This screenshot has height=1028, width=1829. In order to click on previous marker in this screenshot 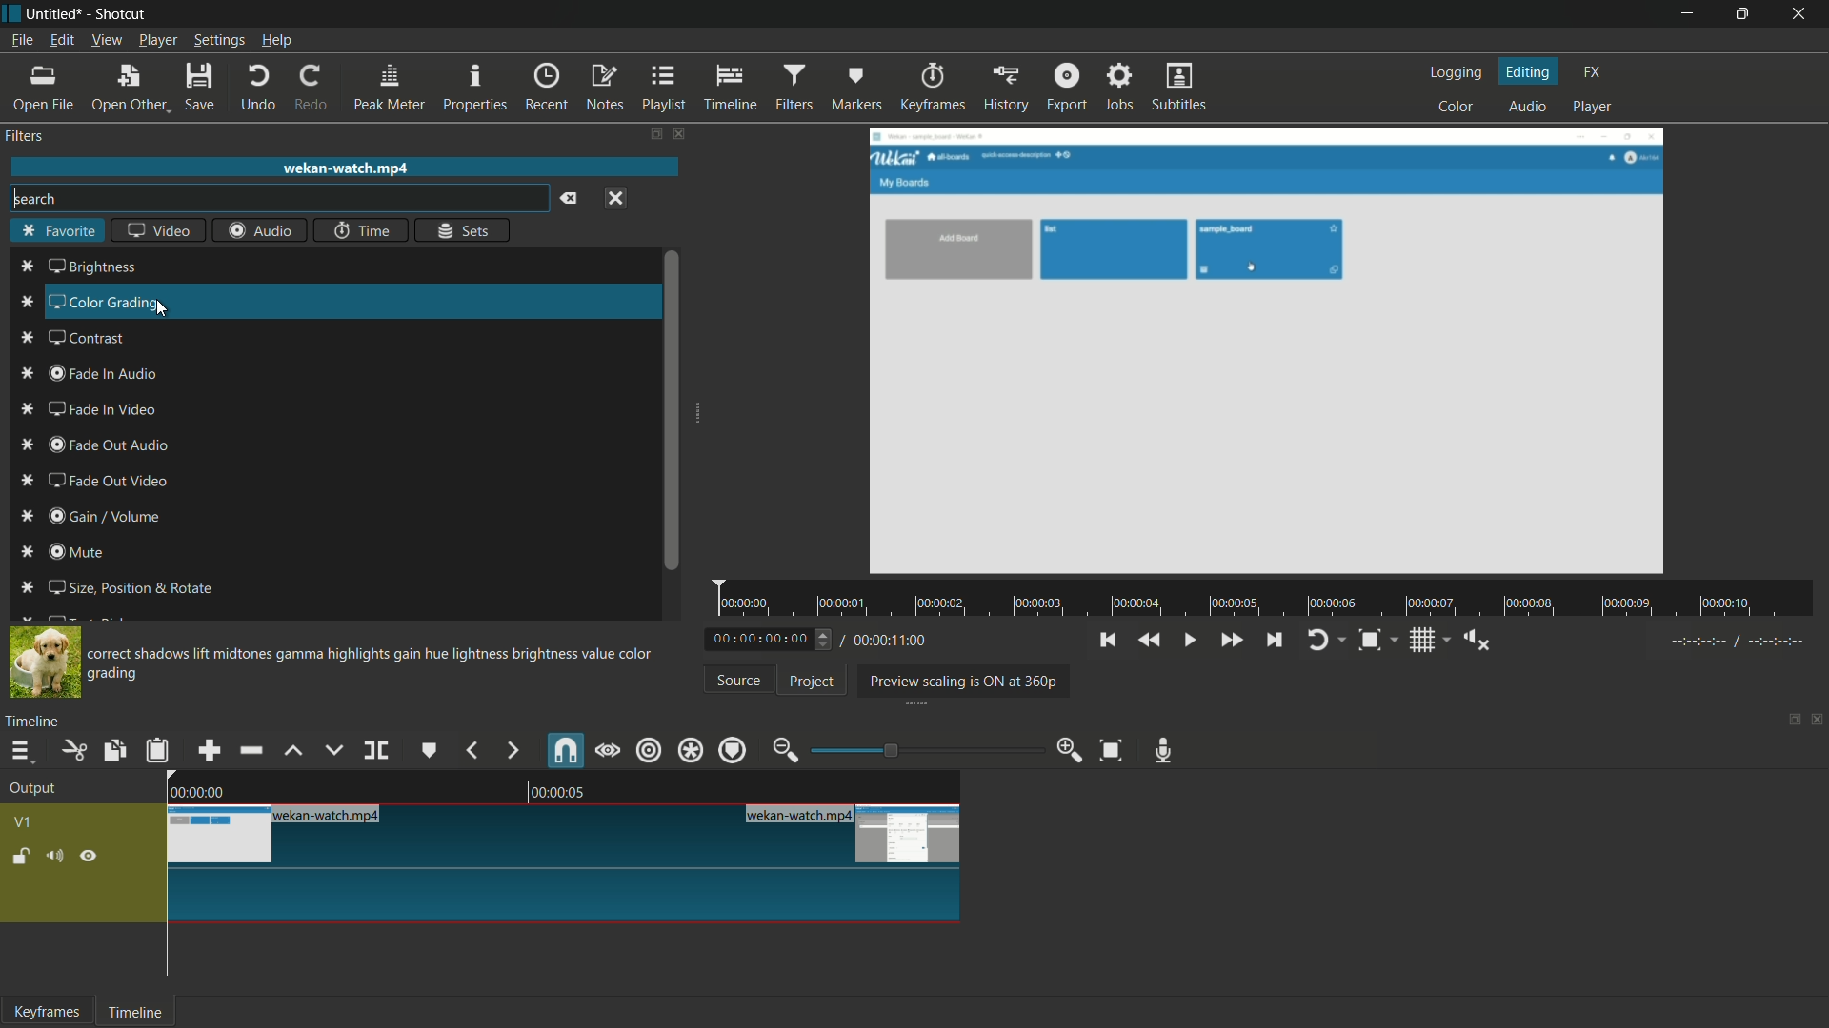, I will do `click(470, 750)`.